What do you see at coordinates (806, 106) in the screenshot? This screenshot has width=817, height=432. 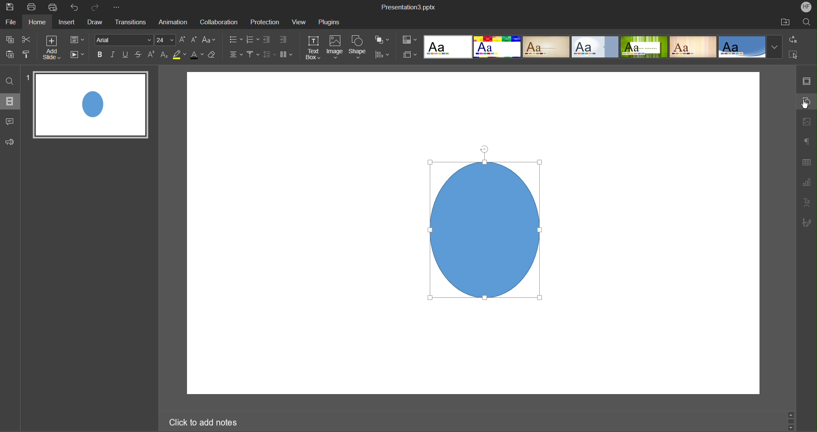 I see `Cursor` at bounding box center [806, 106].